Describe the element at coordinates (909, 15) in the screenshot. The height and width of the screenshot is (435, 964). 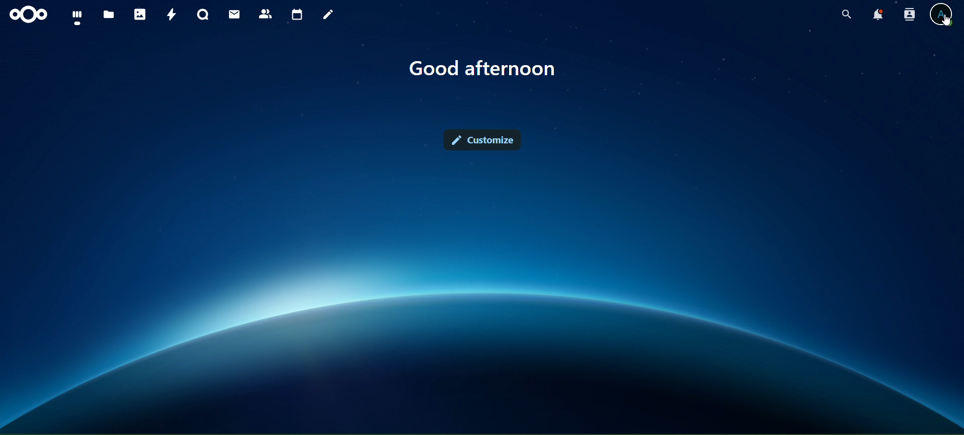
I see `search contacts` at that location.